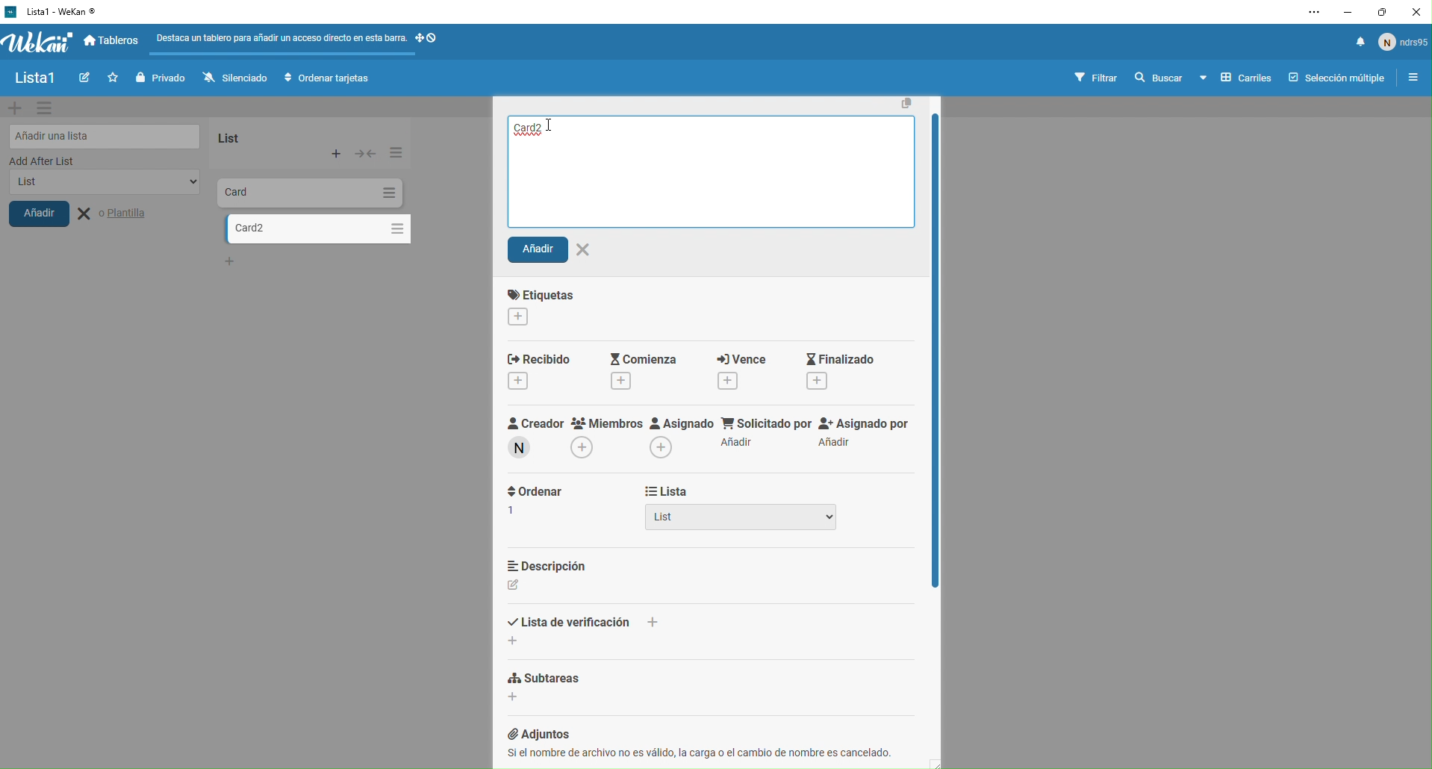 The image size is (1432, 769). What do you see at coordinates (394, 152) in the screenshot?
I see `Options` at bounding box center [394, 152].